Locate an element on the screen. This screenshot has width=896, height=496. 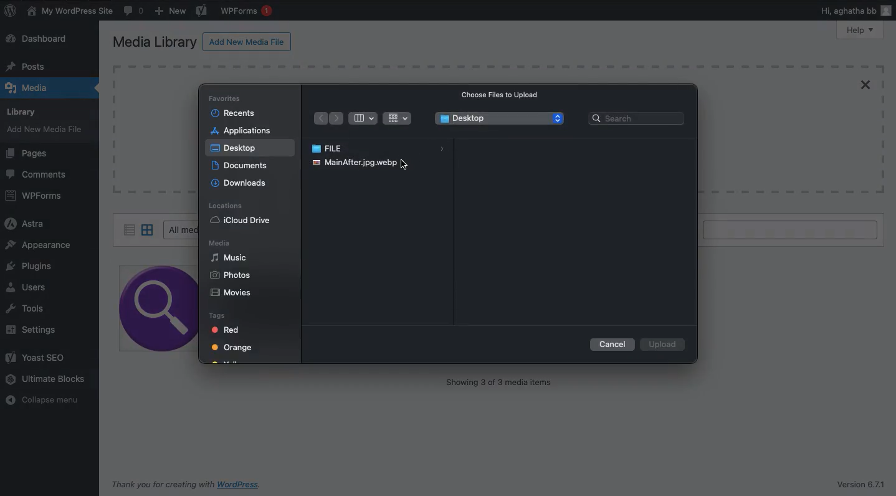
image 1 is located at coordinates (156, 308).